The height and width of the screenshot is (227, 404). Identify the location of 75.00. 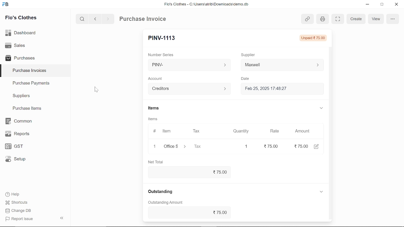
(187, 212).